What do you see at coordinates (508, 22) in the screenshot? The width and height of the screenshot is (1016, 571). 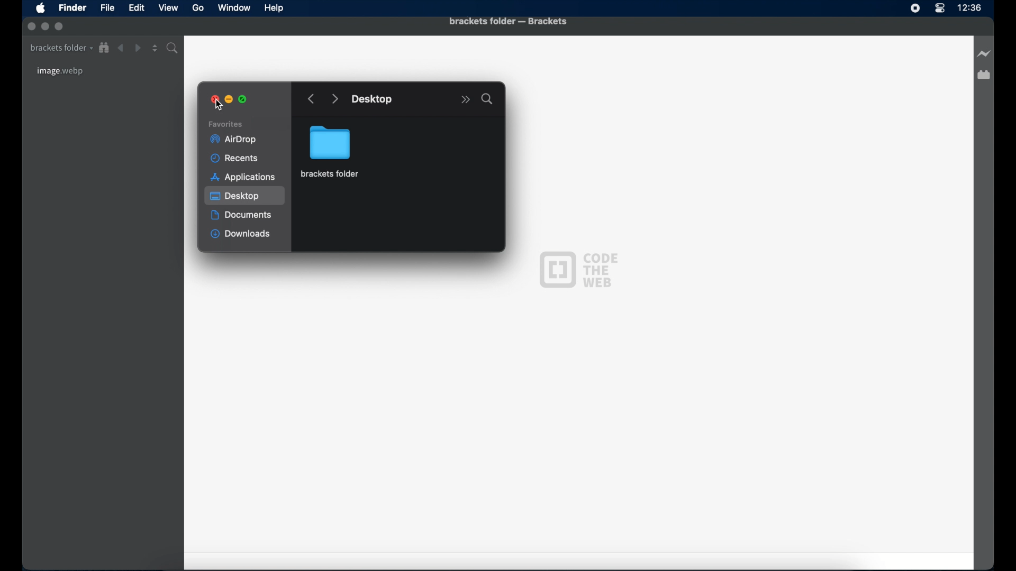 I see `brackets folder - brackets` at bounding box center [508, 22].